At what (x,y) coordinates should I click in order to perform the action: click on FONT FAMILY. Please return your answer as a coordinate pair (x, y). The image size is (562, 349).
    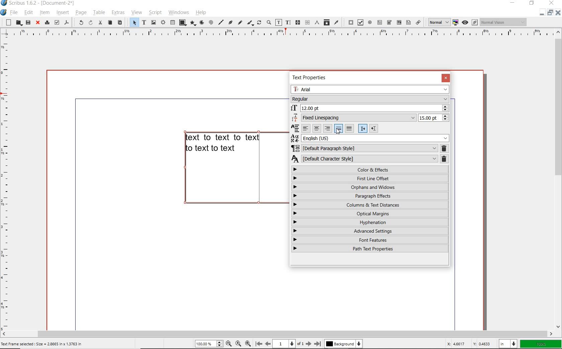
    Looking at the image, I should click on (370, 90).